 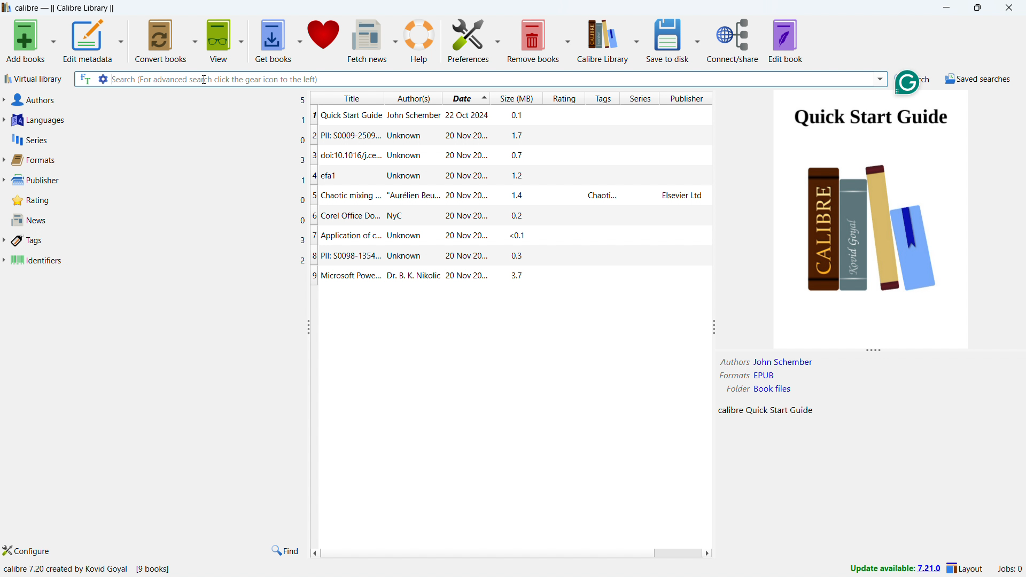 I want to click on save to disk, so click(x=666, y=40).